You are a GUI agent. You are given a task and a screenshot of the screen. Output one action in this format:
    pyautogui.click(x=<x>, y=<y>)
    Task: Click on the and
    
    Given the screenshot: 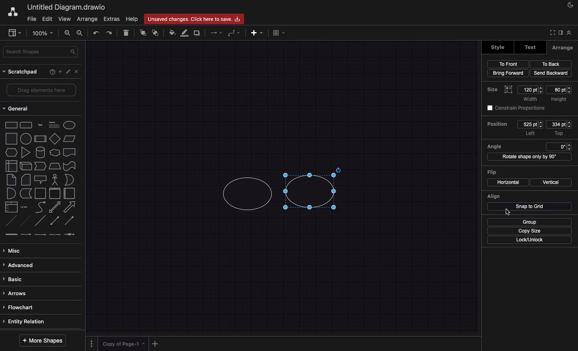 What is the action you would take?
    pyautogui.click(x=11, y=194)
    